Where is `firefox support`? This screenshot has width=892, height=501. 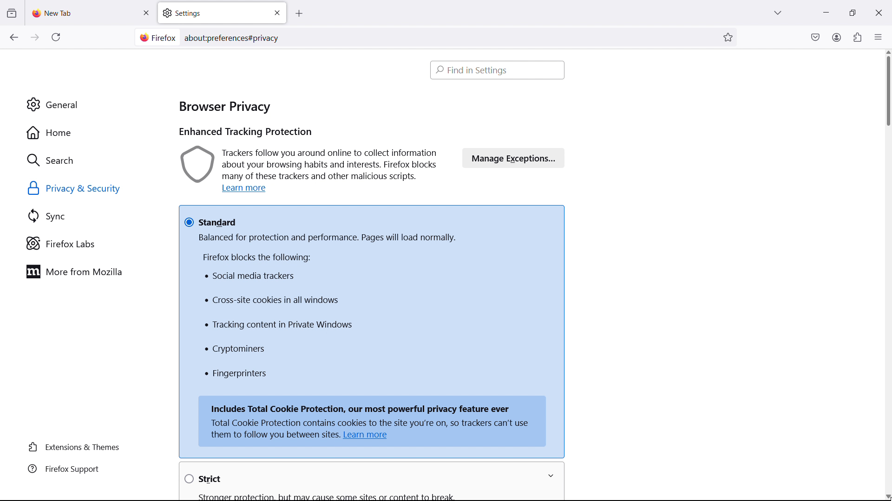 firefox support is located at coordinates (76, 469).